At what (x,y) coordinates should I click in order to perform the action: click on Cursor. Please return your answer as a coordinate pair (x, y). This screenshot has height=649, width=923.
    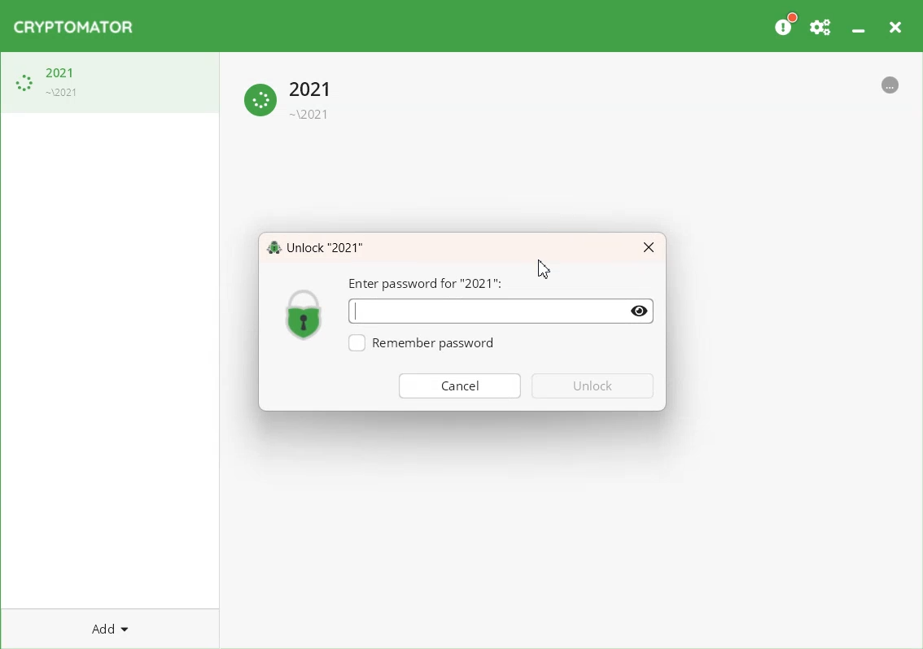
    Looking at the image, I should click on (545, 270).